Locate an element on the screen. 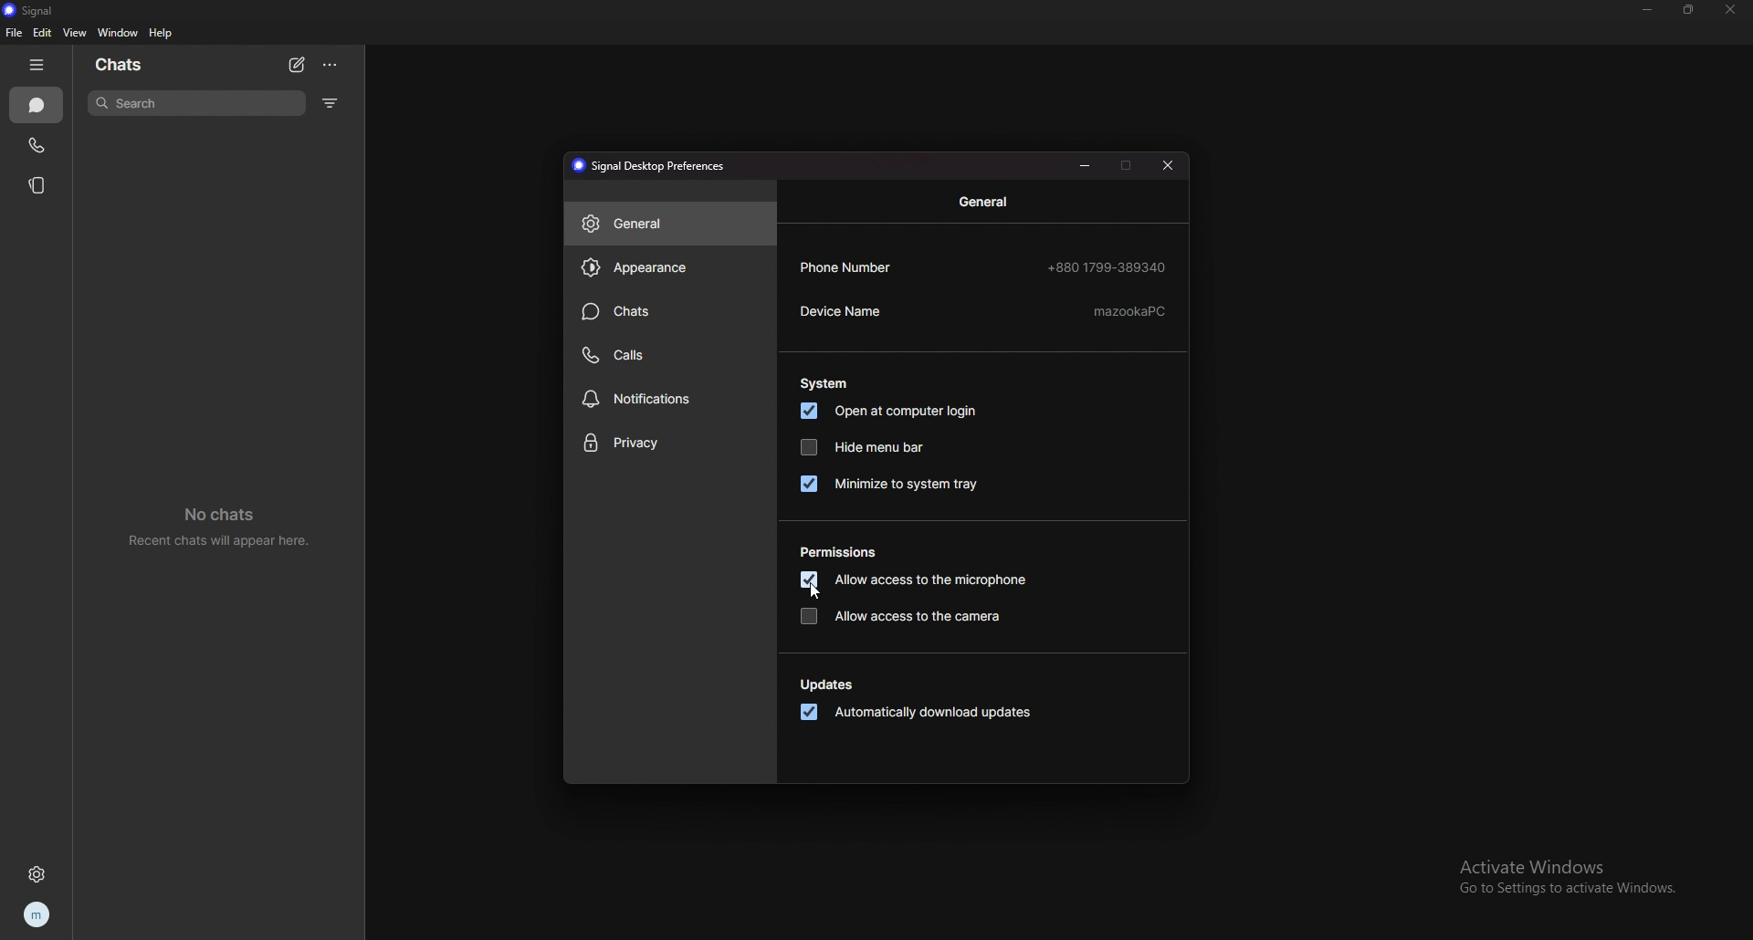 Image resolution: width=1753 pixels, height=940 pixels. edit is located at coordinates (41, 33).